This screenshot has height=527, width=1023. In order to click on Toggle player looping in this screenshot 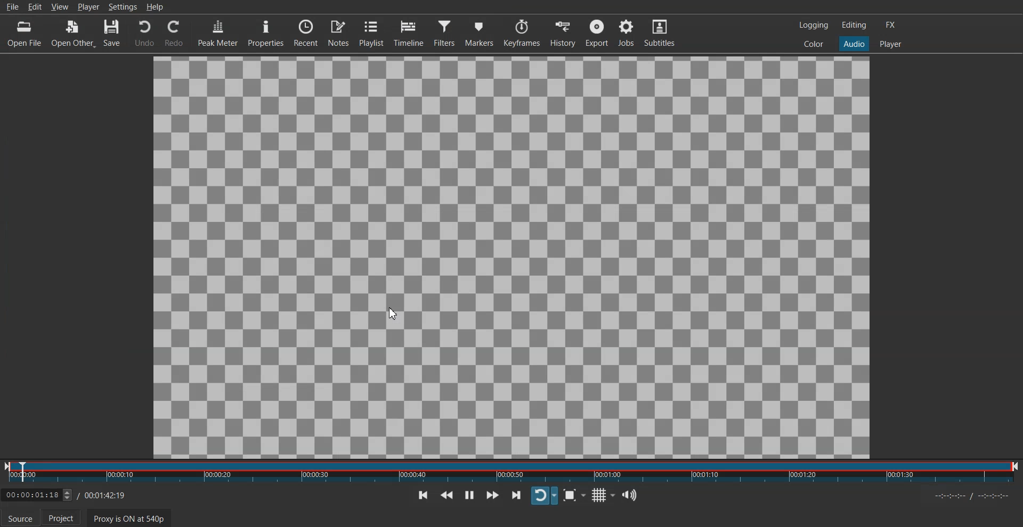, I will do `click(544, 496)`.